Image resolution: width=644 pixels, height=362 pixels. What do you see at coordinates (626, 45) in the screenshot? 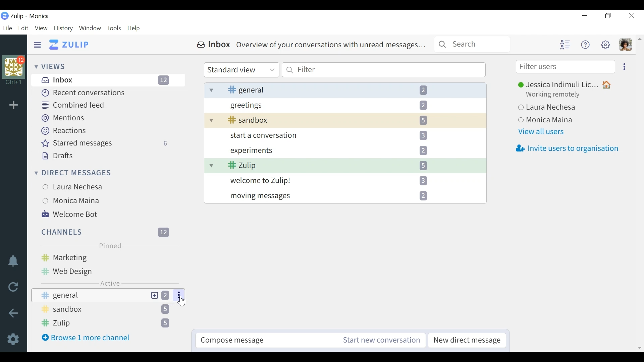
I see `Profile` at bounding box center [626, 45].